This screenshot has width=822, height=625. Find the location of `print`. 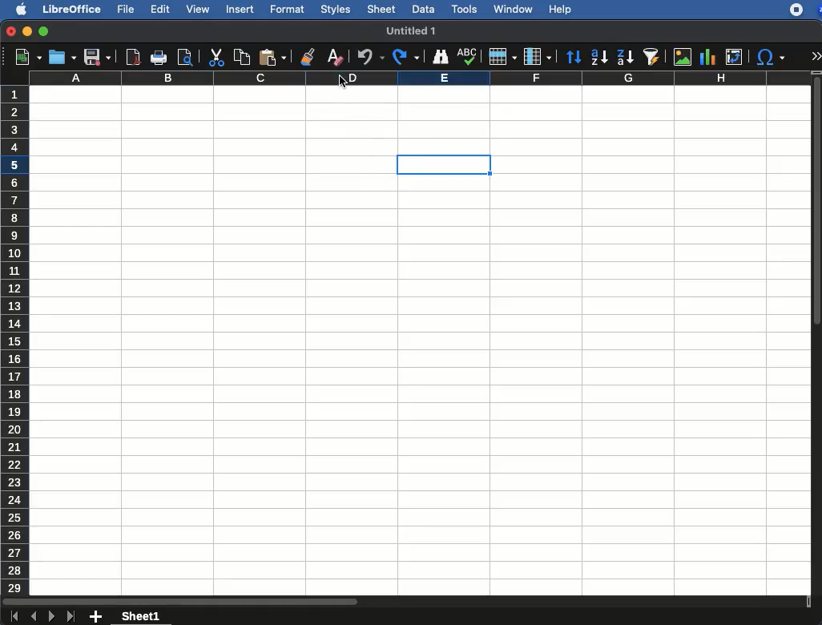

print is located at coordinates (159, 57).